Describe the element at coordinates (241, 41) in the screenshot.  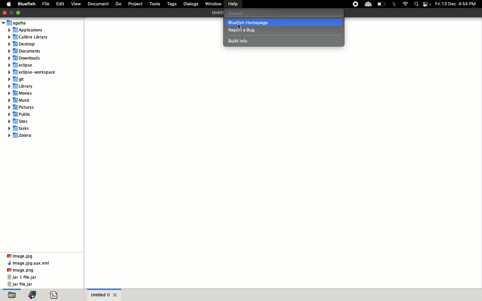
I see `Build info` at that location.